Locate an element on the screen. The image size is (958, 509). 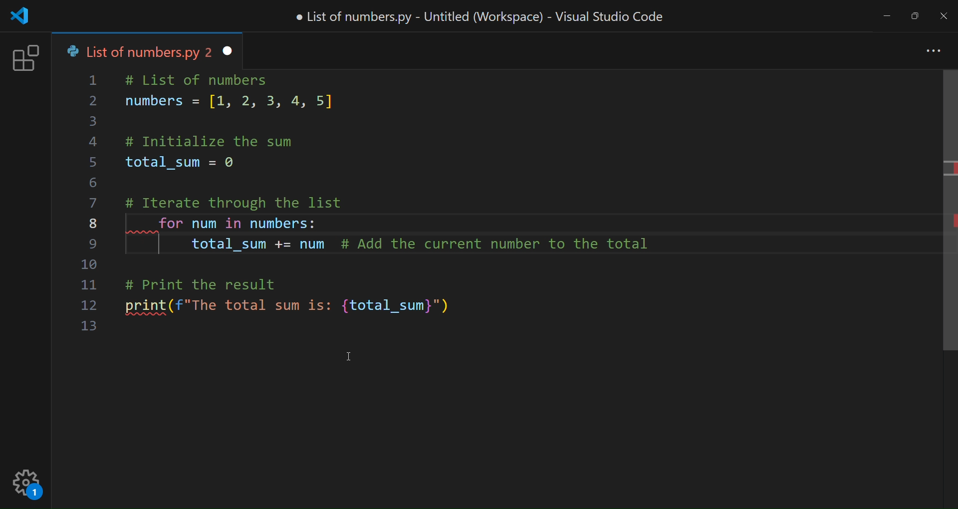
print code is located at coordinates (309, 301).